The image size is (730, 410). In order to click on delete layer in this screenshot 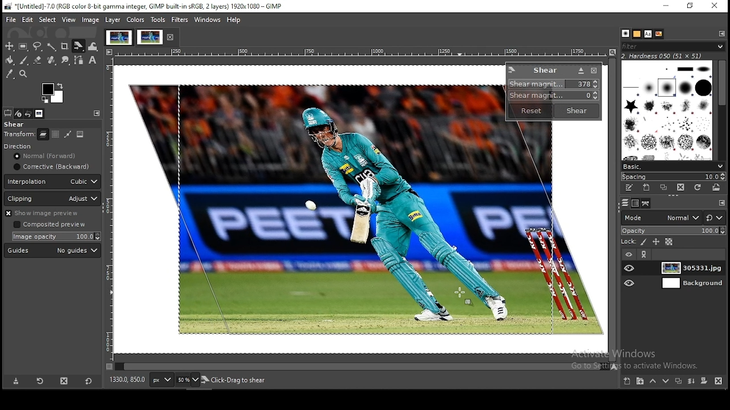, I will do `click(719, 381)`.